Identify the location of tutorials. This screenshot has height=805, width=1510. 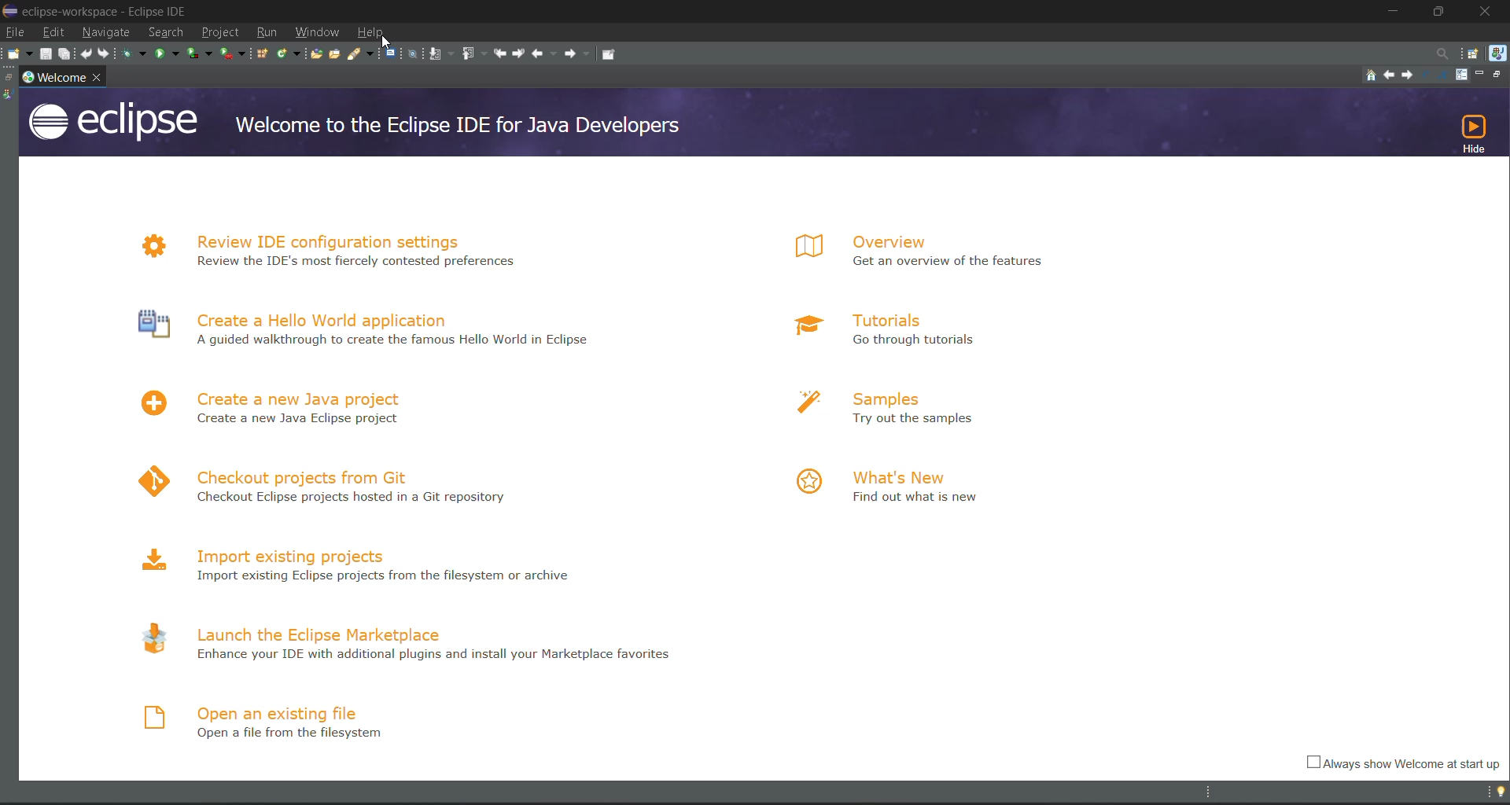
(891, 320).